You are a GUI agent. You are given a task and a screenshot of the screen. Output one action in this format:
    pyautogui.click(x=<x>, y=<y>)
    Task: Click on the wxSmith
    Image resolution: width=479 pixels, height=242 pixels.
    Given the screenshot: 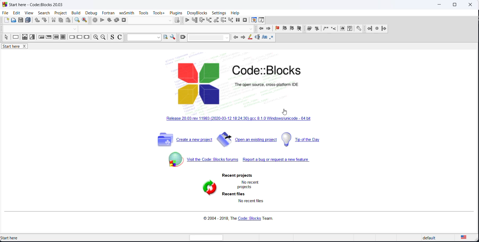 What is the action you would take?
    pyautogui.click(x=126, y=13)
    